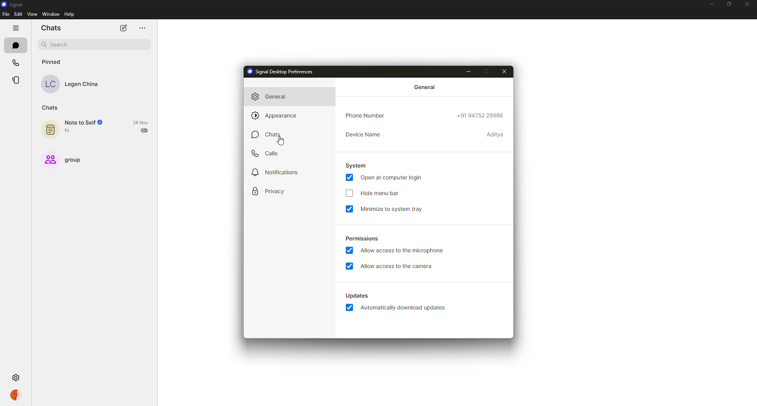 The height and width of the screenshot is (406, 757). What do you see at coordinates (349, 209) in the screenshot?
I see `enabled` at bounding box center [349, 209].